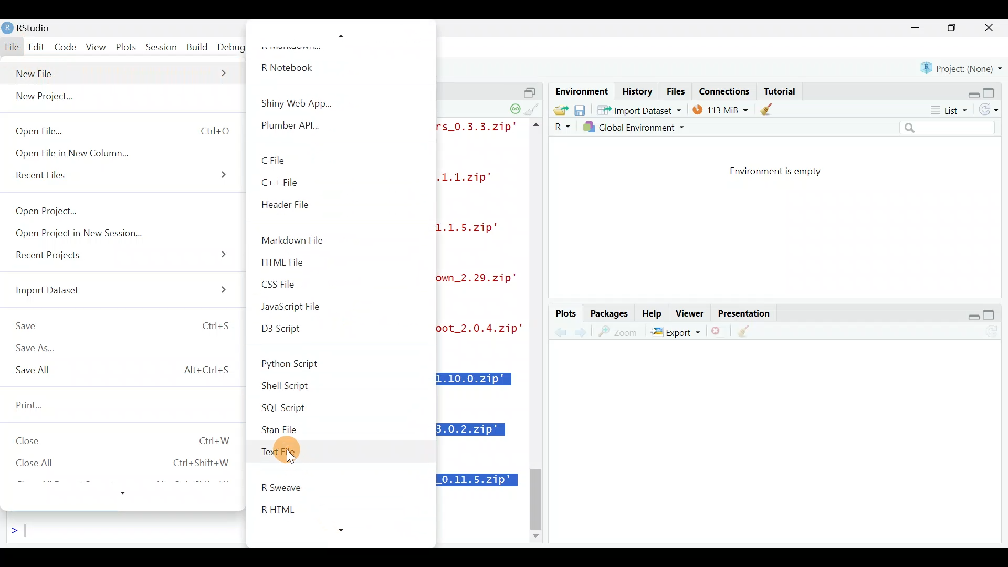 Image resolution: width=1008 pixels, height=567 pixels. Describe the element at coordinates (954, 27) in the screenshot. I see `maximize` at that location.